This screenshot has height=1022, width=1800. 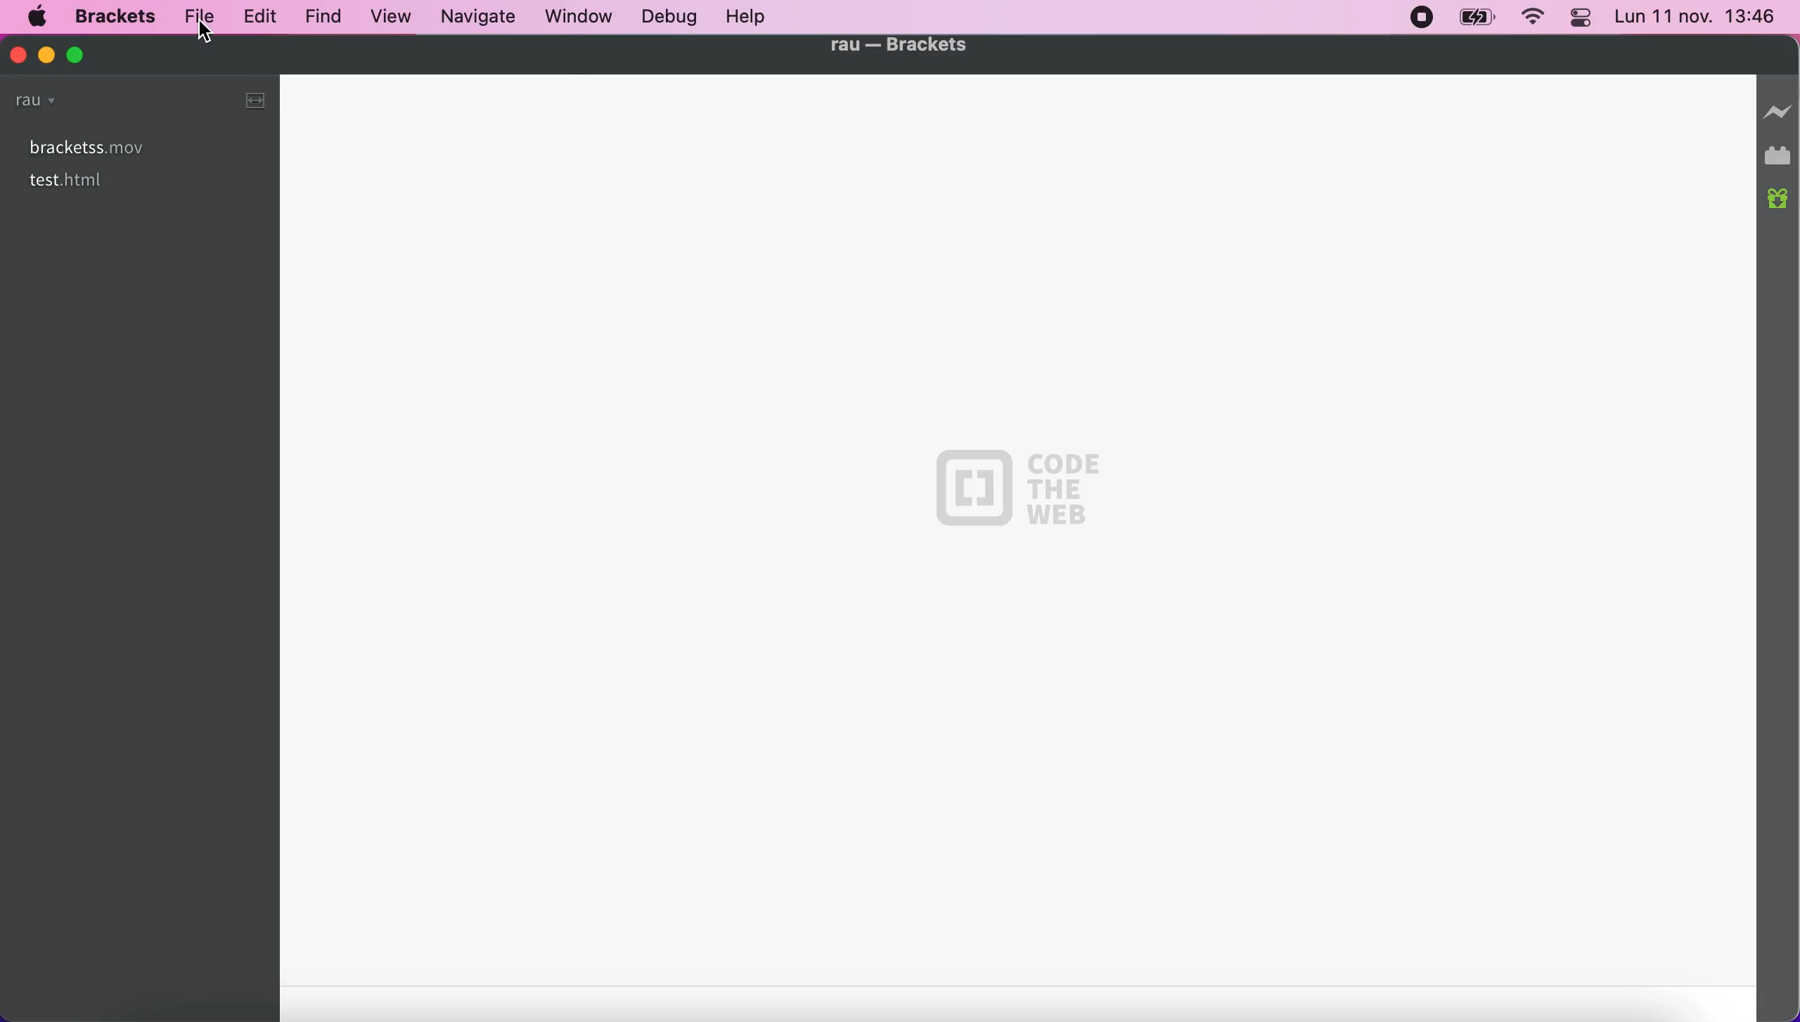 I want to click on minimize, so click(x=43, y=53).